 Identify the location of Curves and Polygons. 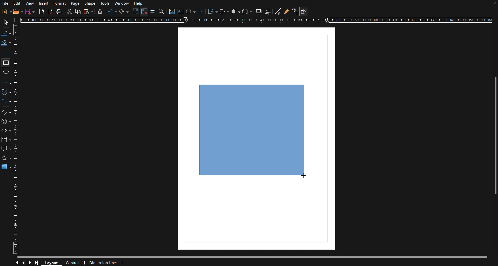
(6, 92).